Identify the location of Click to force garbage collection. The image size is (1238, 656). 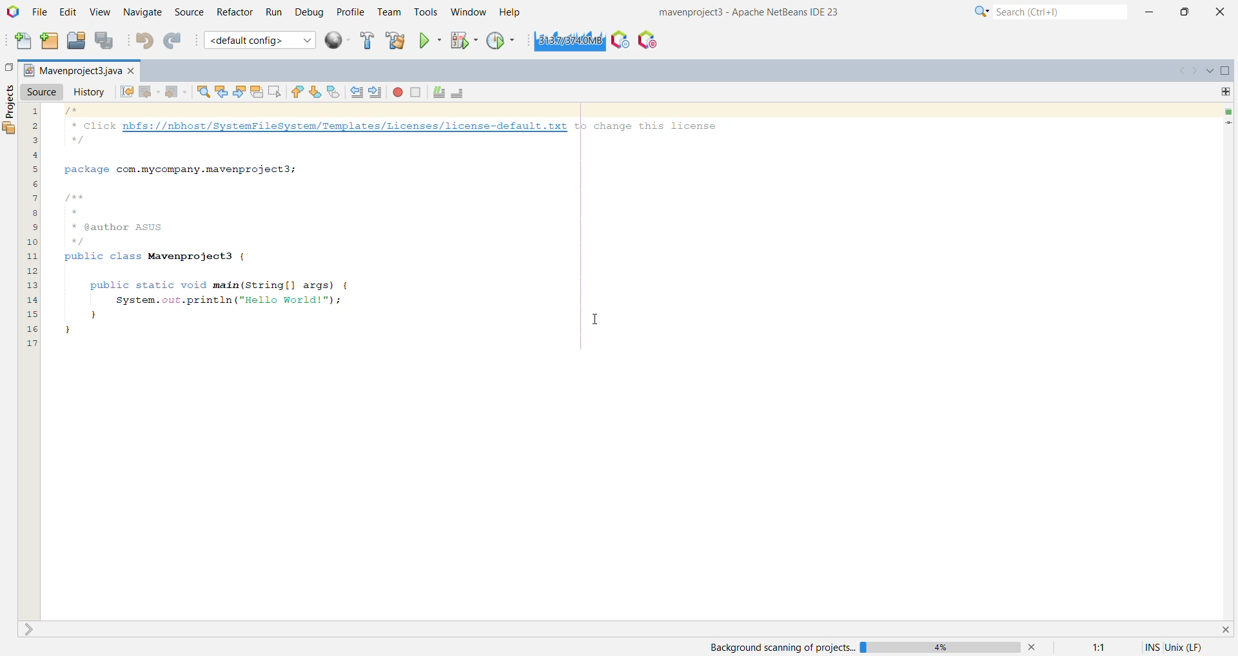
(567, 41).